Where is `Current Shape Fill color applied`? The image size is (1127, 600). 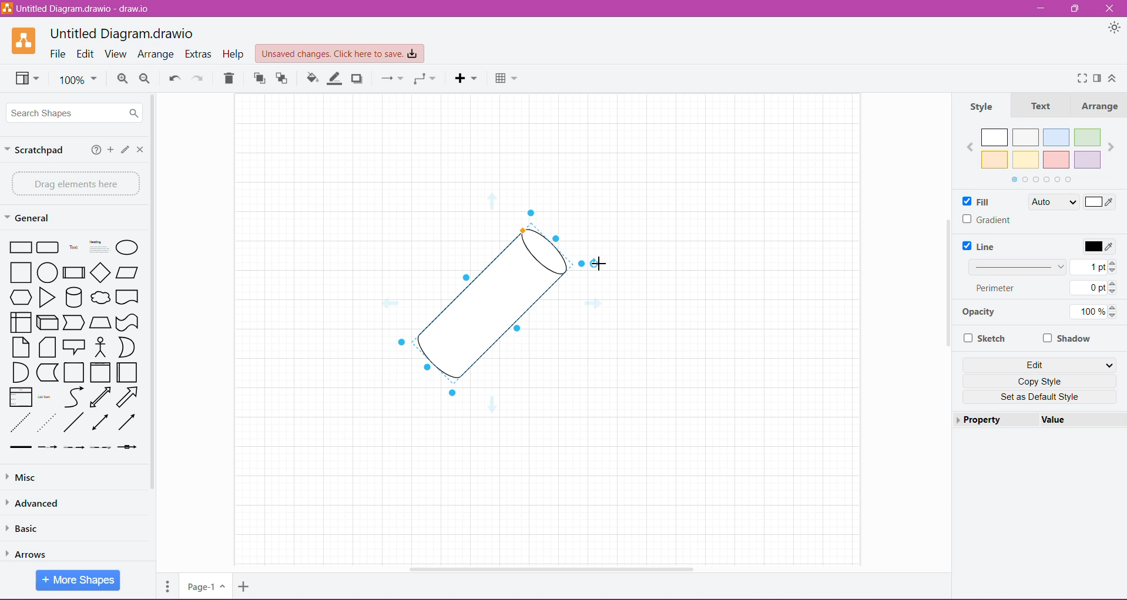 Current Shape Fill color applied is located at coordinates (1076, 203).